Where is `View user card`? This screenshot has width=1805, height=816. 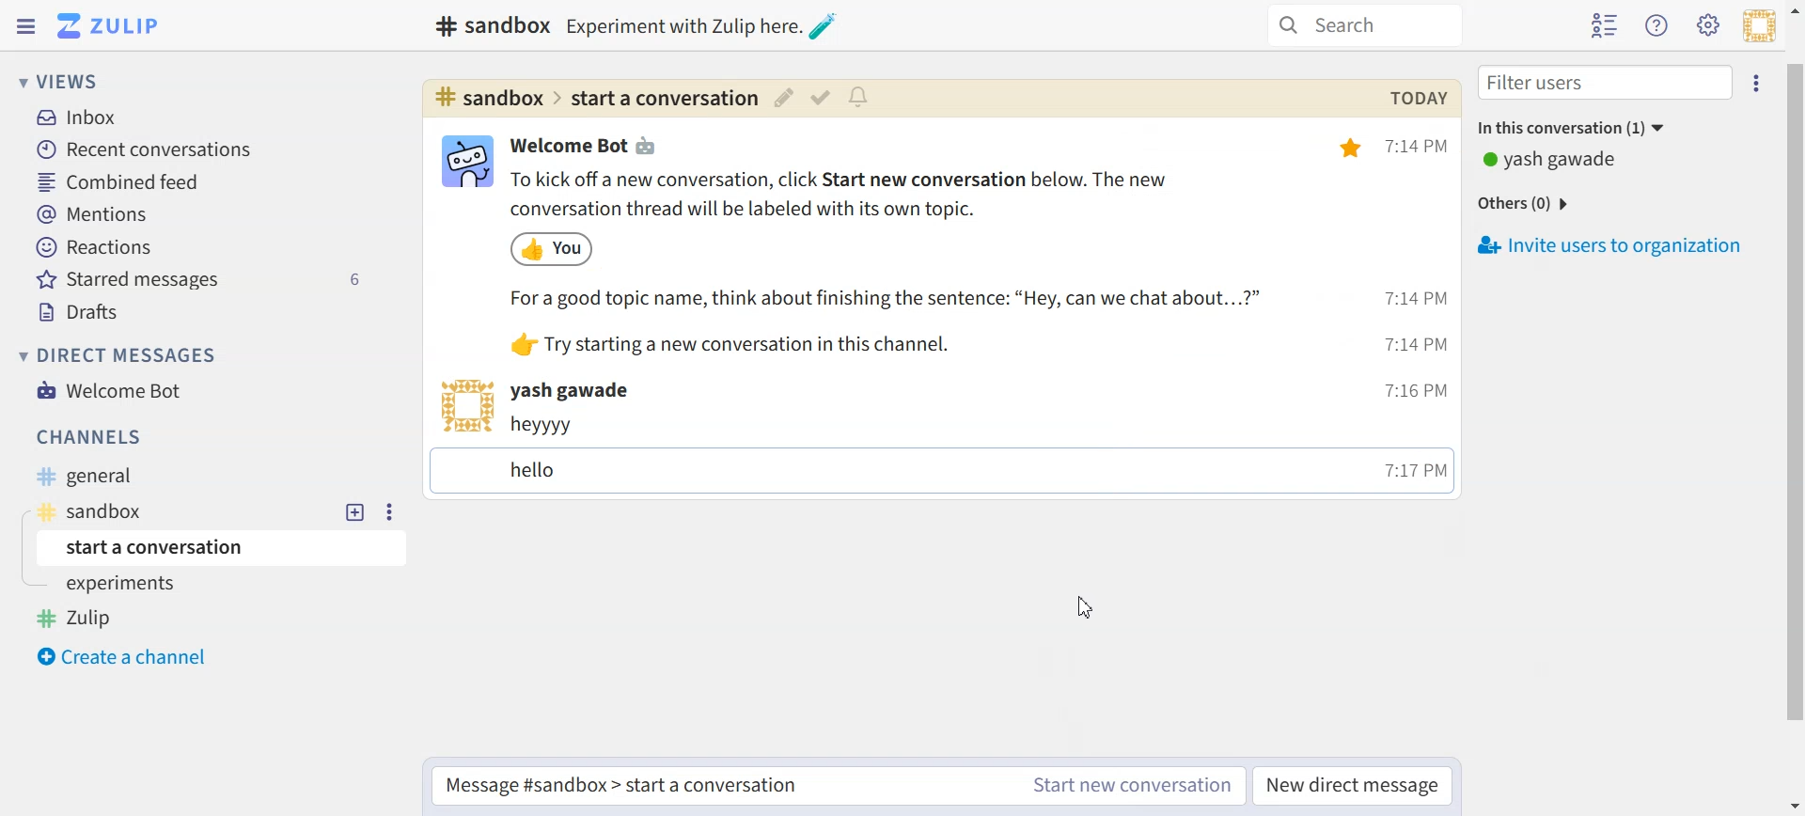
View user card is located at coordinates (463, 405).